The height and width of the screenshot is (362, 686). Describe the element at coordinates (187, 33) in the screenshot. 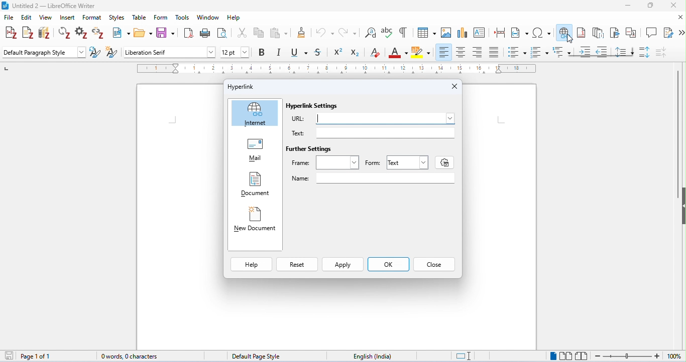

I see `export as pdf` at that location.